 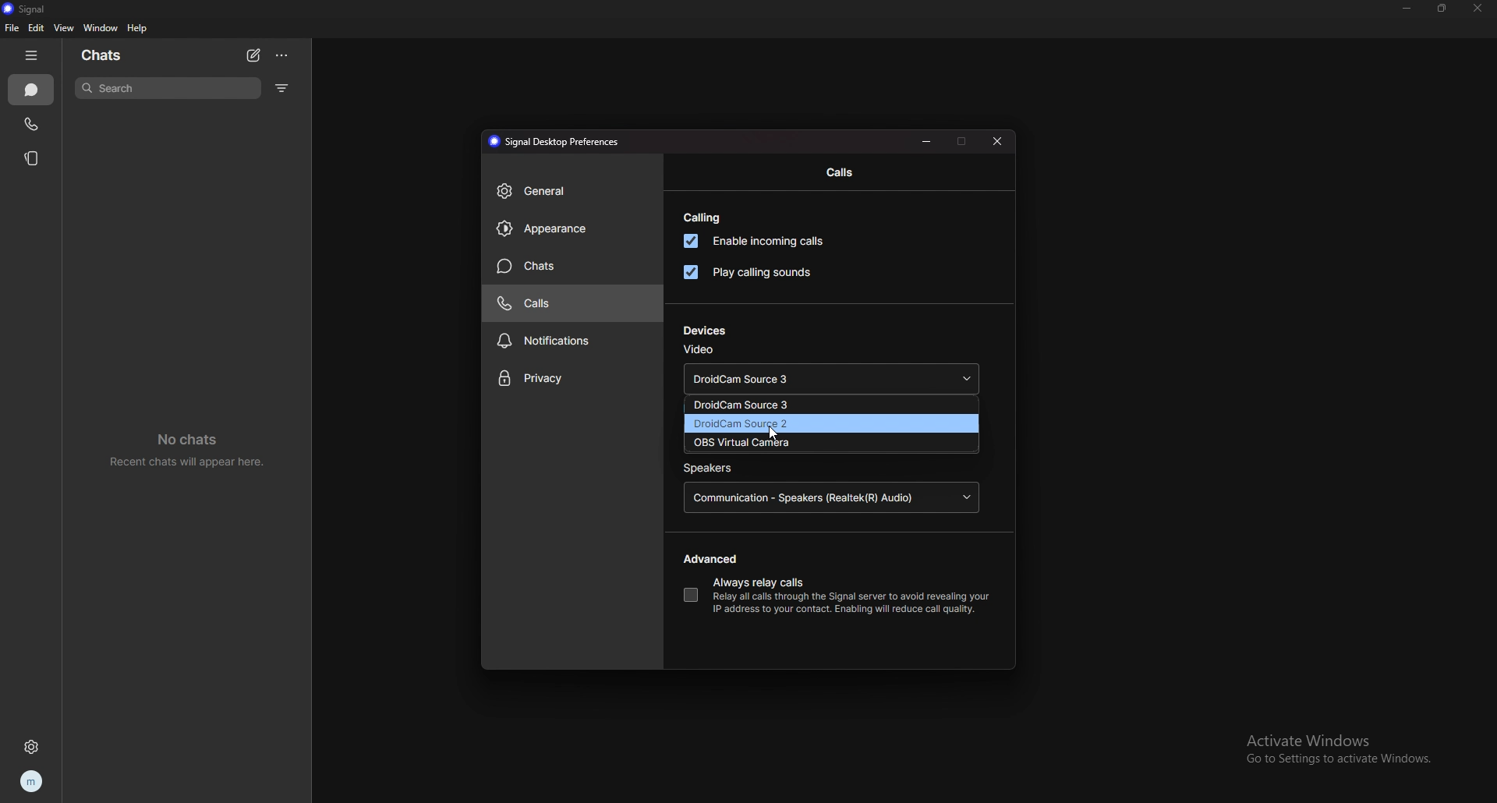 I want to click on video, so click(x=699, y=349).